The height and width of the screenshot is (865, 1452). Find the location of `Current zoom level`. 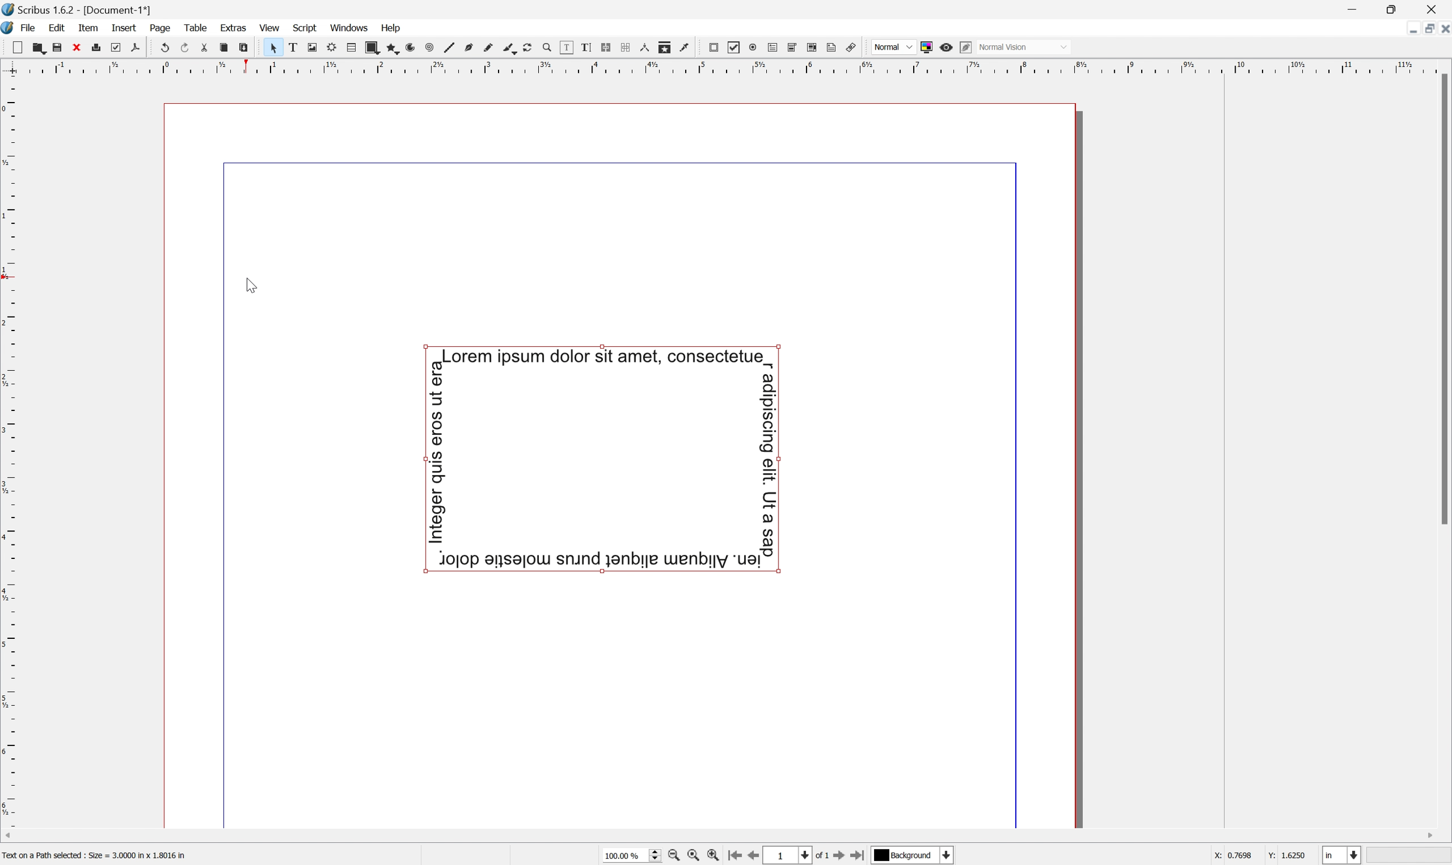

Current zoom level is located at coordinates (632, 856).